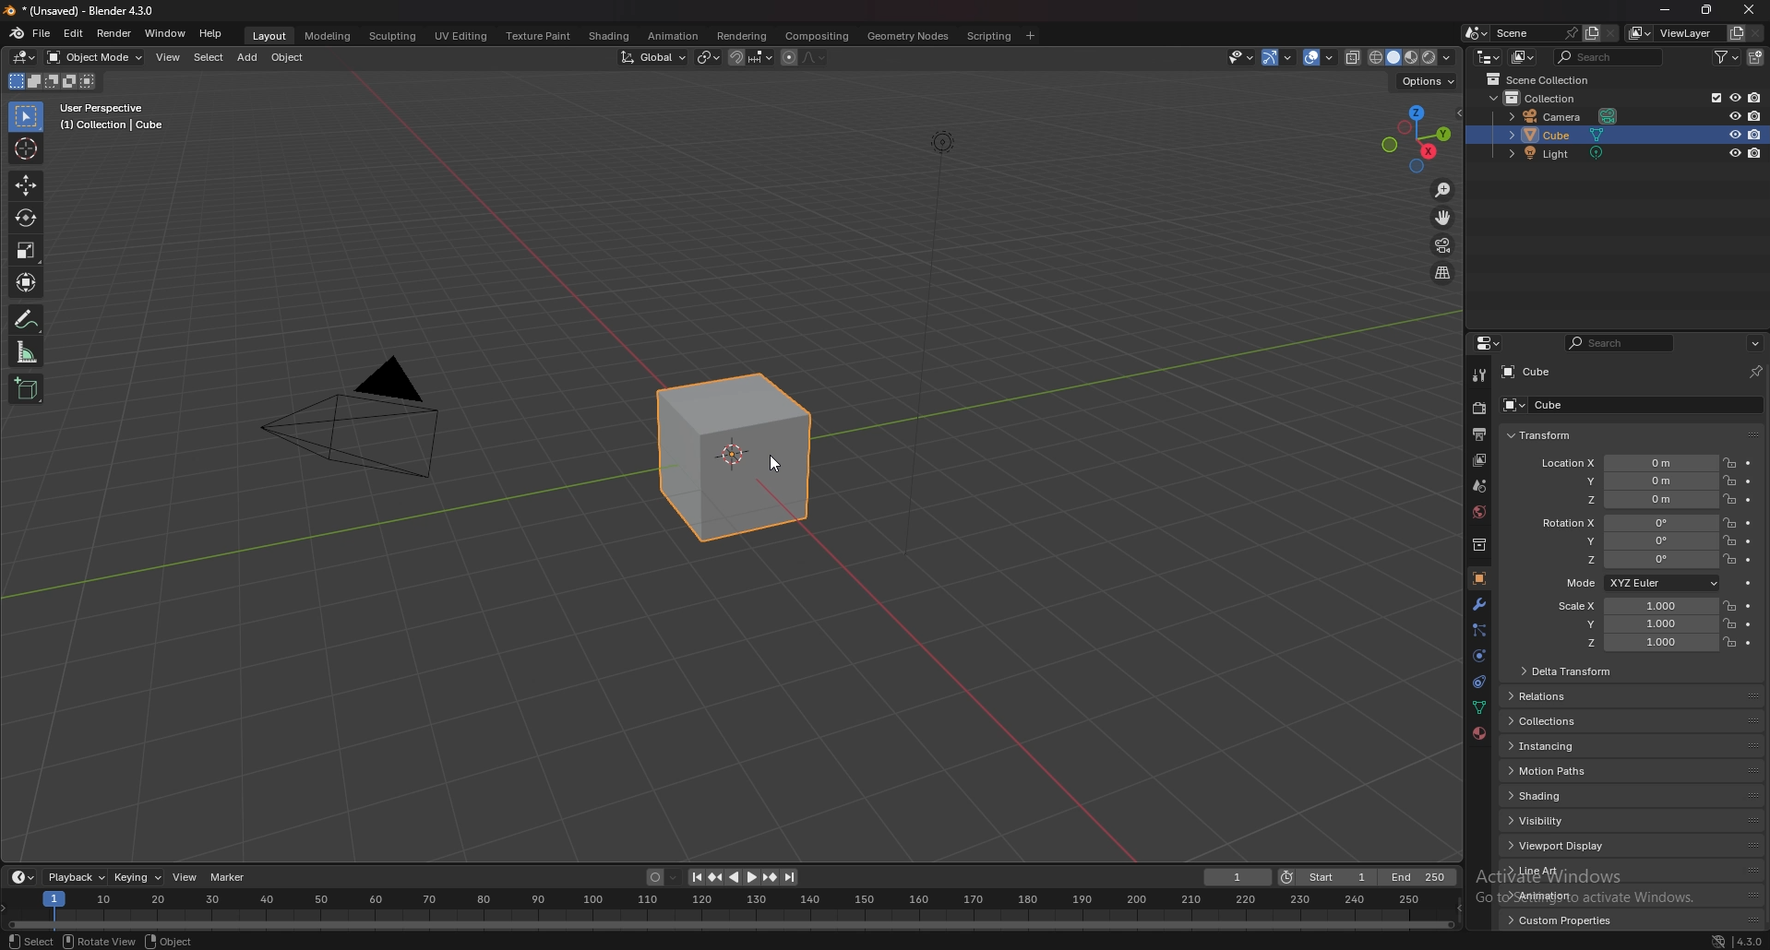 The height and width of the screenshot is (950, 1770). What do you see at coordinates (1755, 135) in the screenshot?
I see `disable in renders` at bounding box center [1755, 135].